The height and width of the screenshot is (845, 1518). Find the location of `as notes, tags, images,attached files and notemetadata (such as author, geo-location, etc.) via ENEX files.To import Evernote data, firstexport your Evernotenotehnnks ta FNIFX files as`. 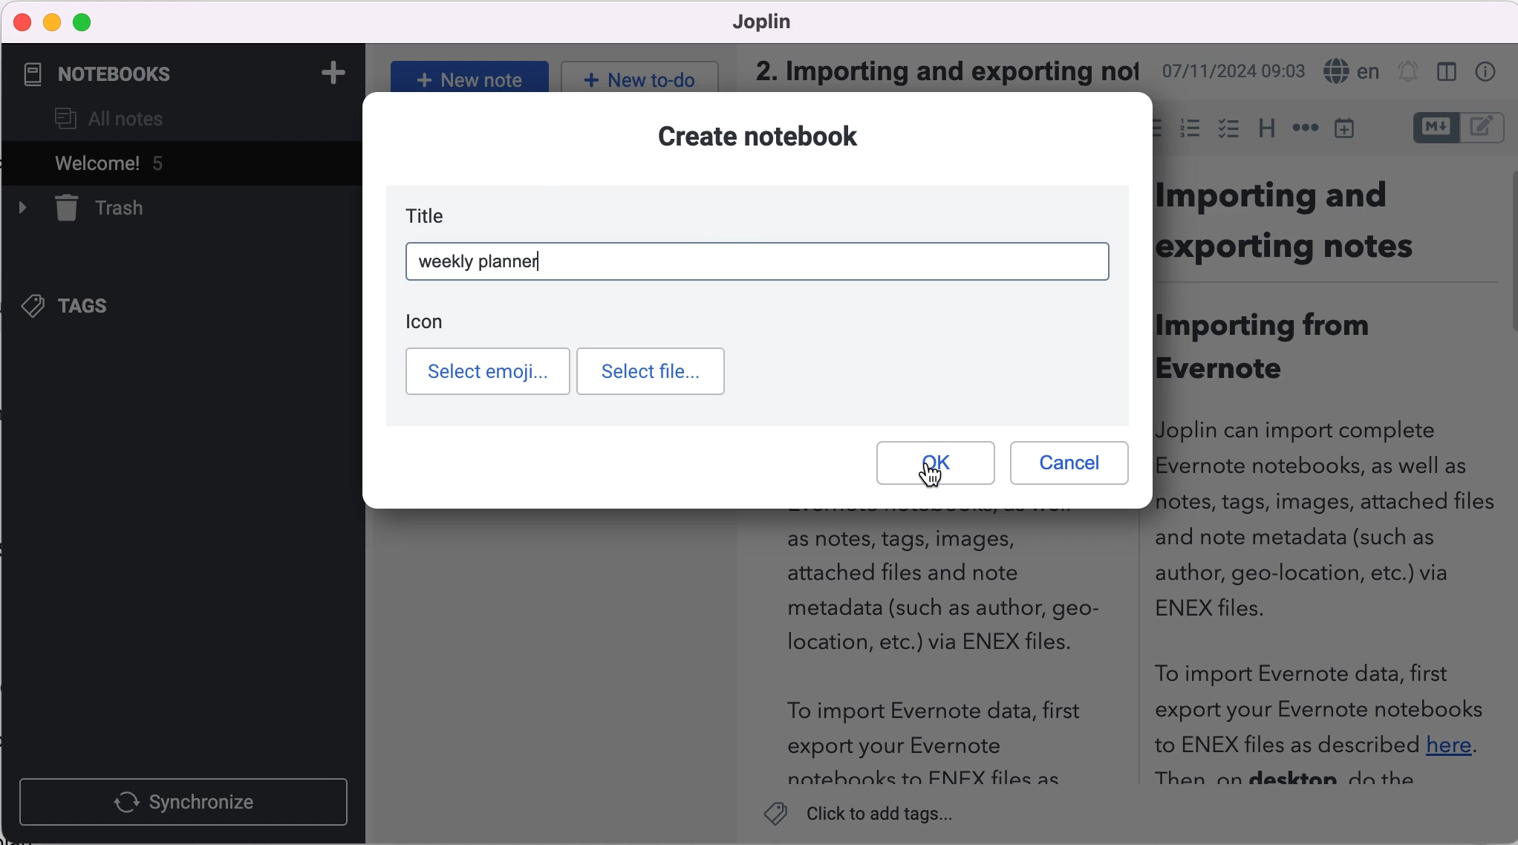

as notes, tags, images,attached files and notemetadata (such as author, geo-location, etc.) via ENEX files.To import Evernote data, firstexport your Evernotenotehnnks ta FNIFX files as is located at coordinates (922, 659).